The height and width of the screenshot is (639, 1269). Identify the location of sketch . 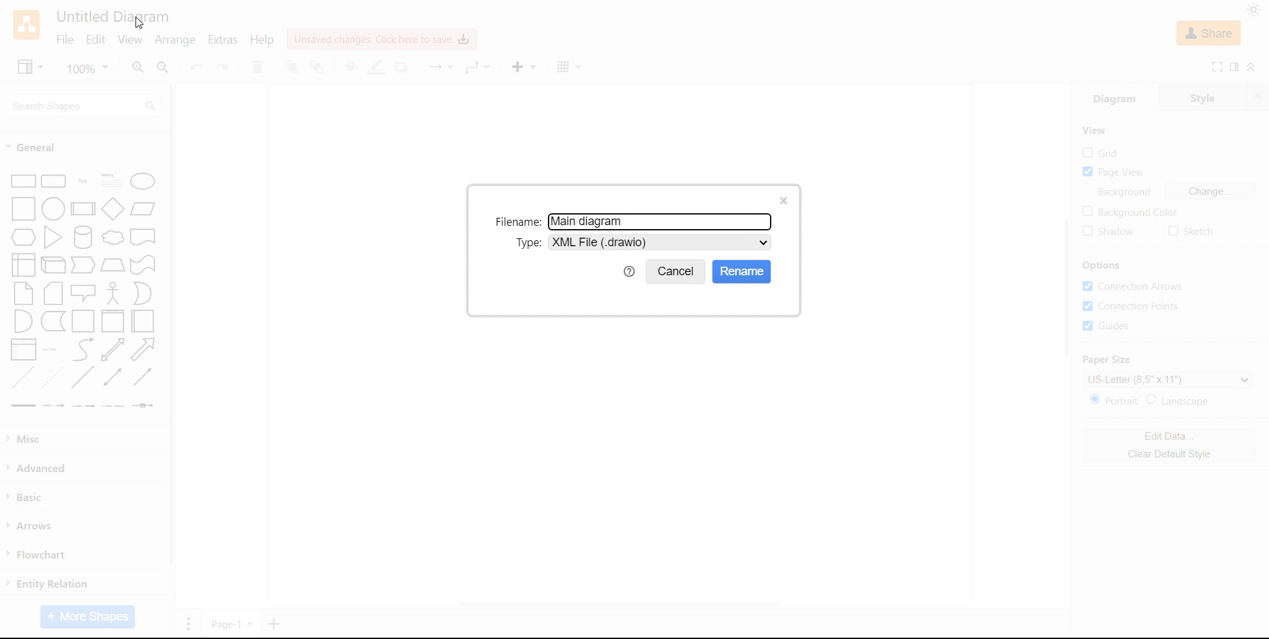
(1191, 232).